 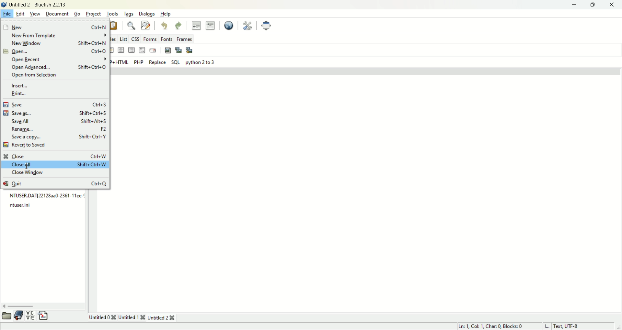 I want to click on insert, so click(x=21, y=85).